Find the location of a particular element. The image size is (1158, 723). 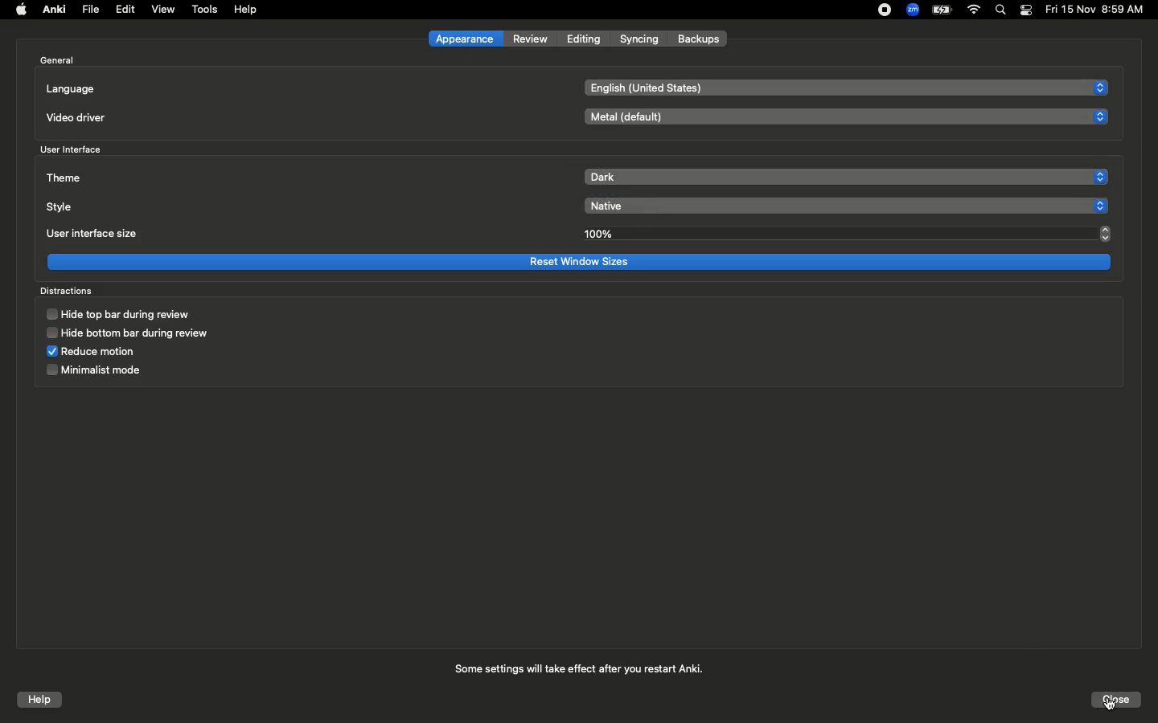

Metal is located at coordinates (844, 116).